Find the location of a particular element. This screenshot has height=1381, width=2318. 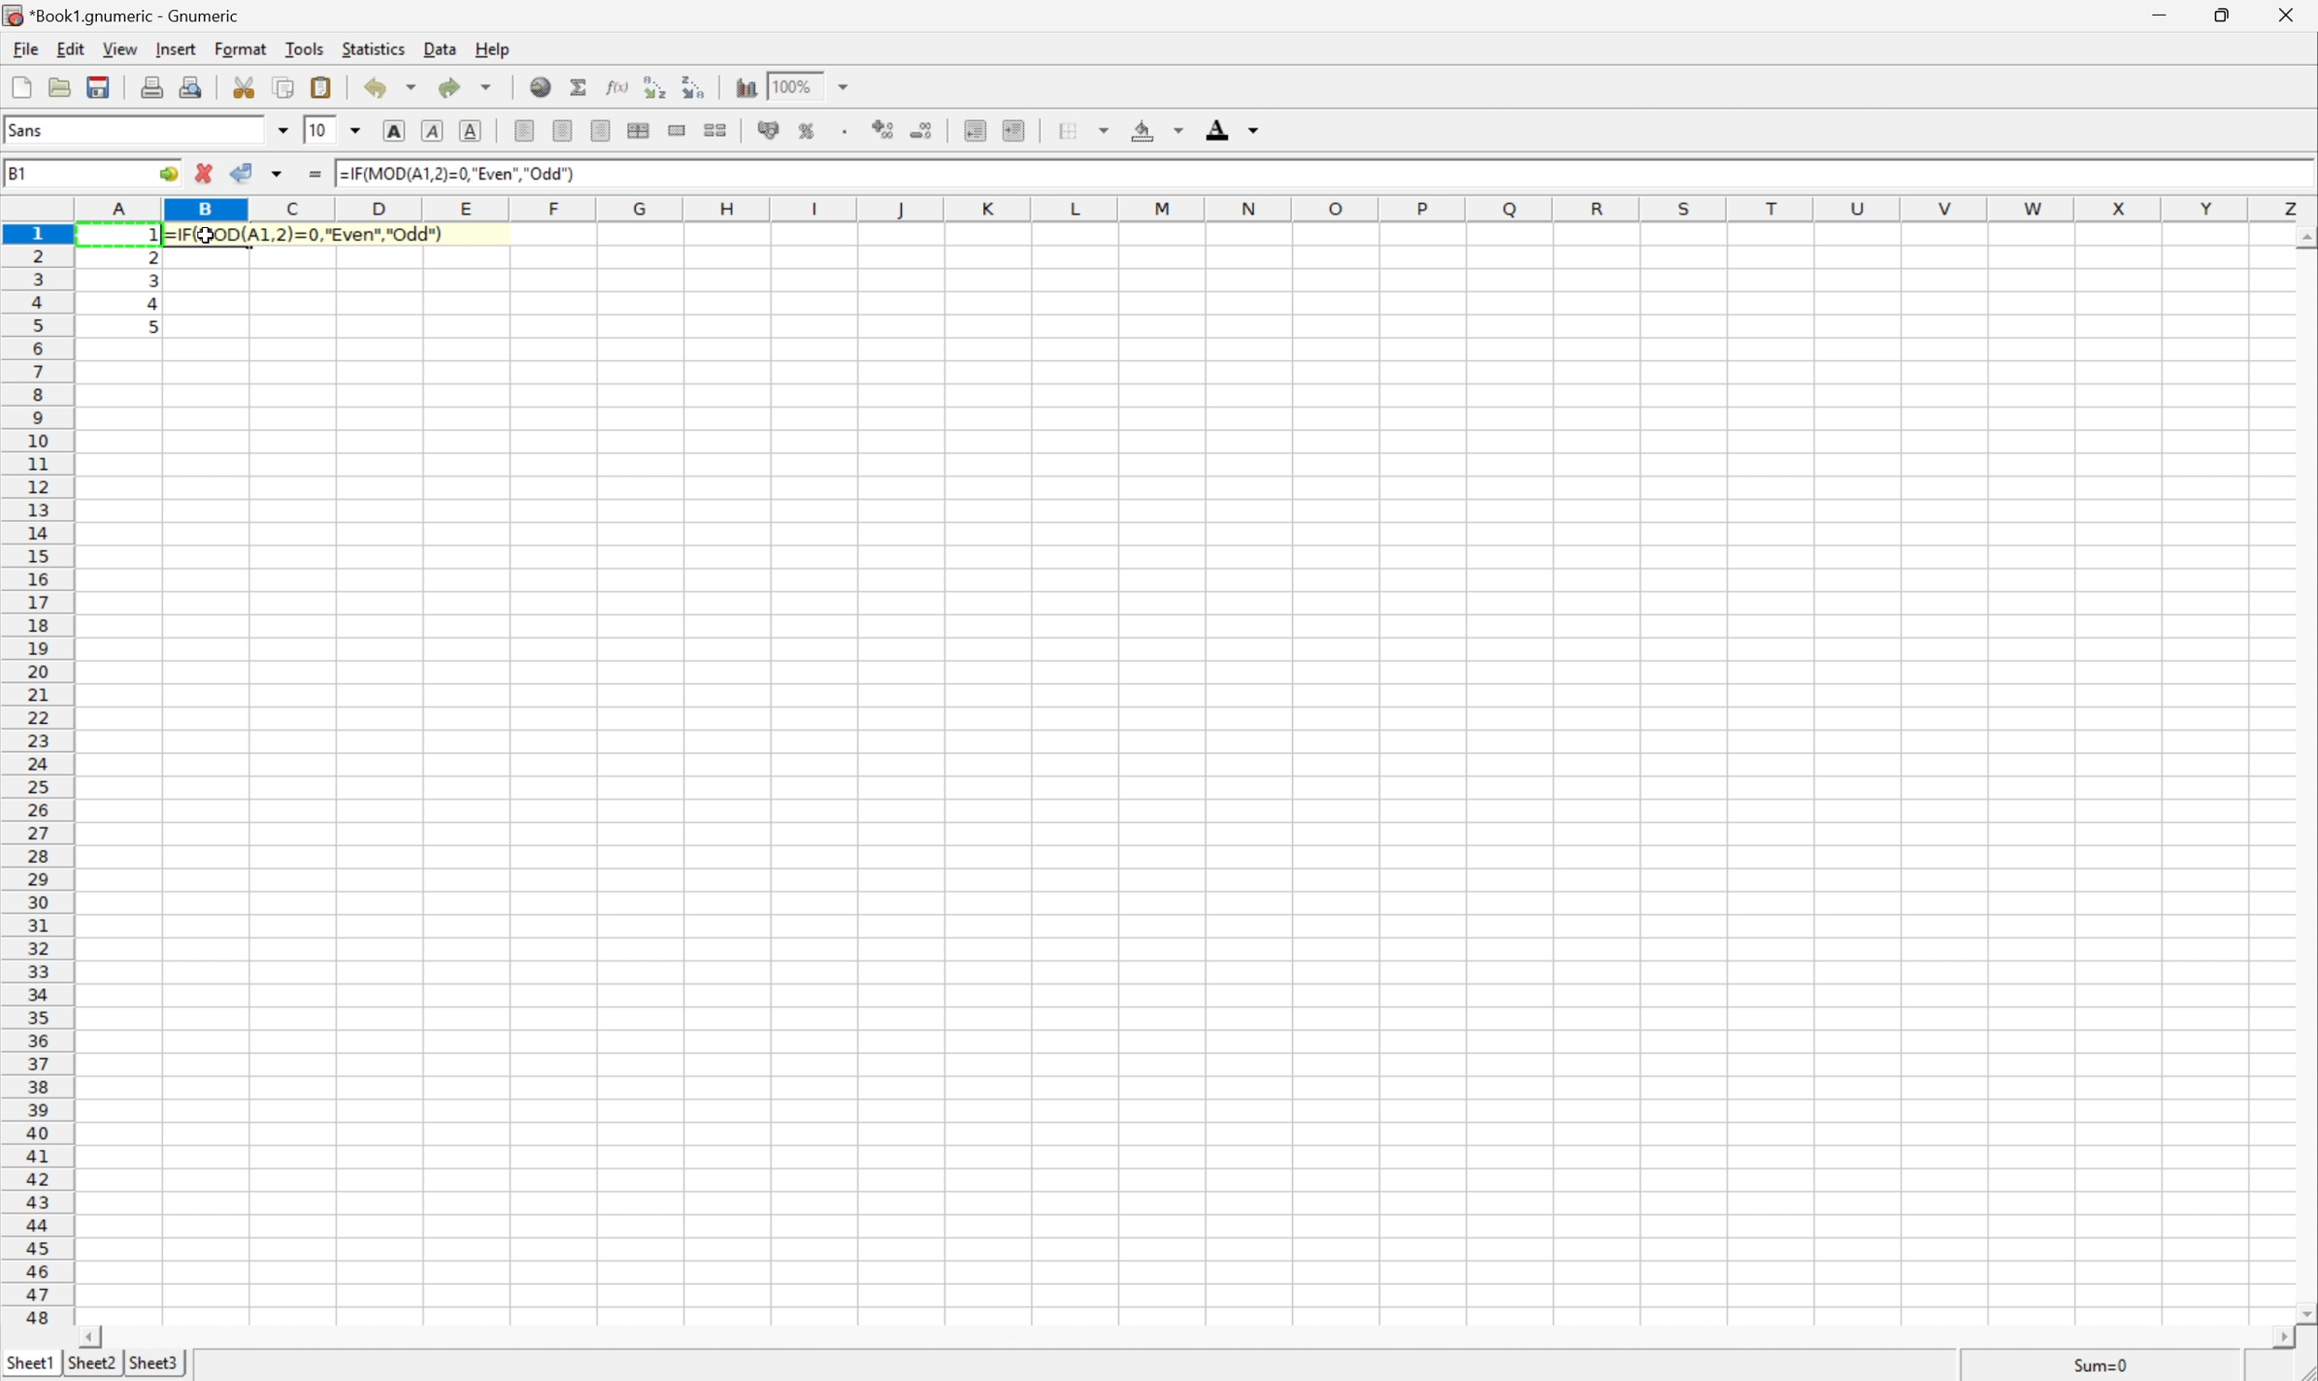

 is located at coordinates (278, 174).